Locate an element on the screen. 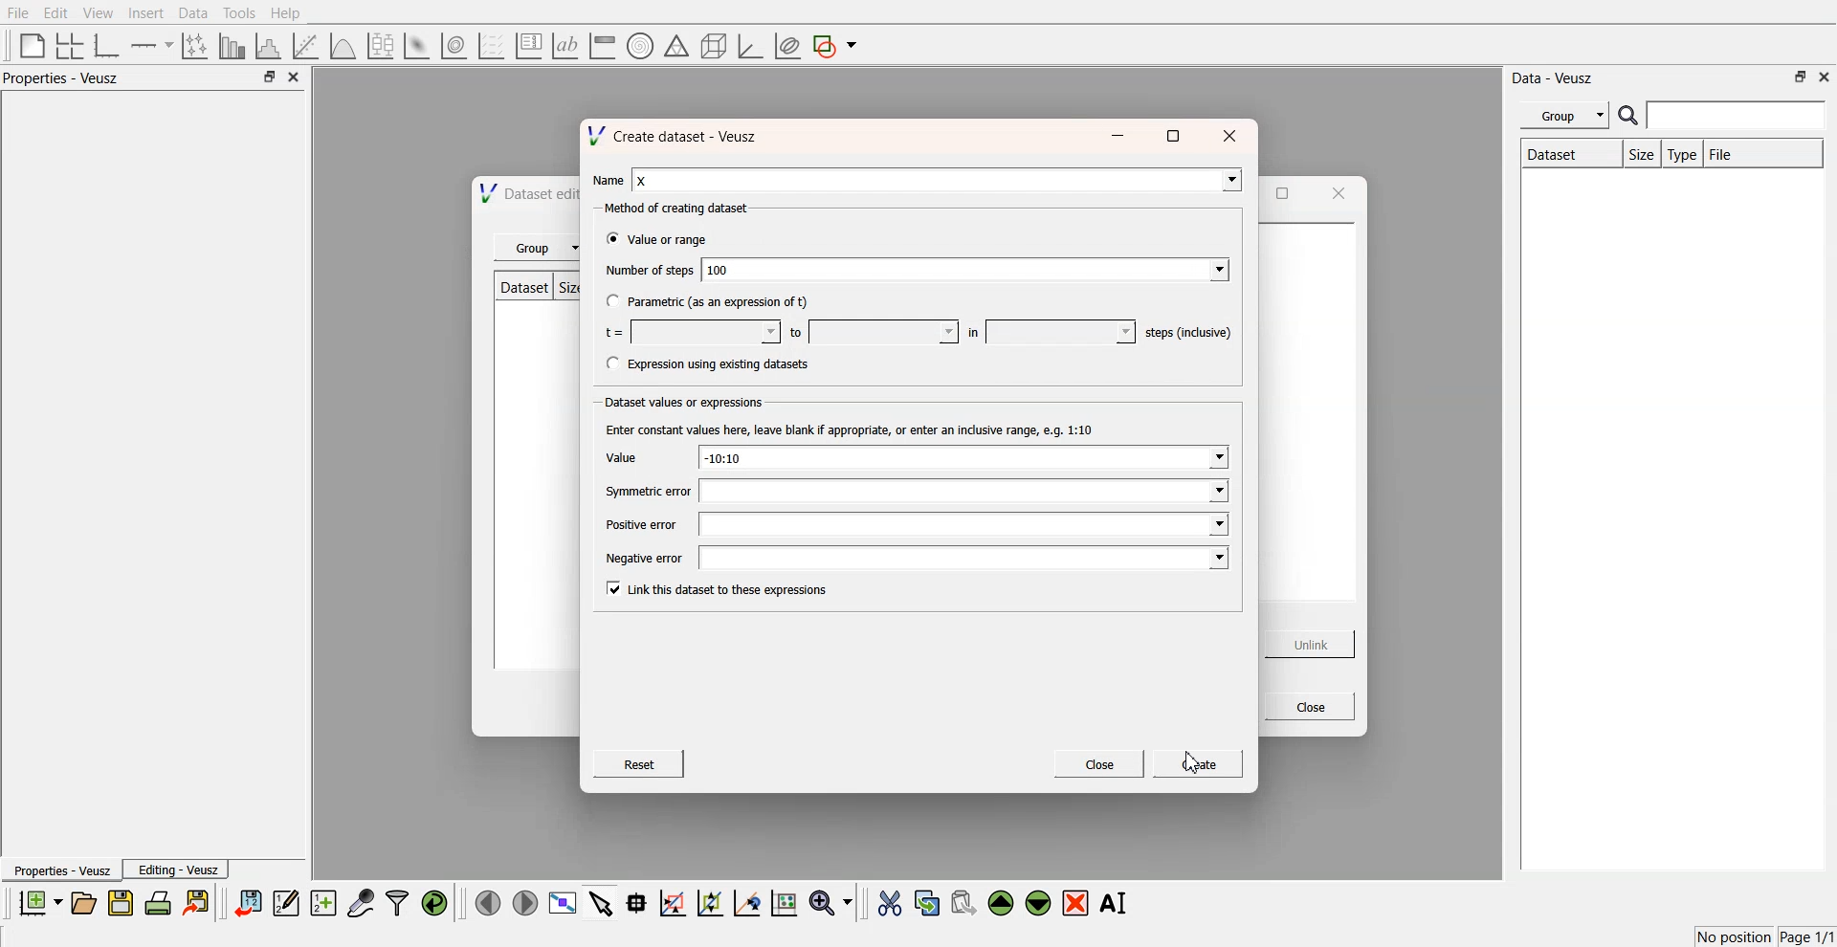  in is located at coordinates (974, 332).